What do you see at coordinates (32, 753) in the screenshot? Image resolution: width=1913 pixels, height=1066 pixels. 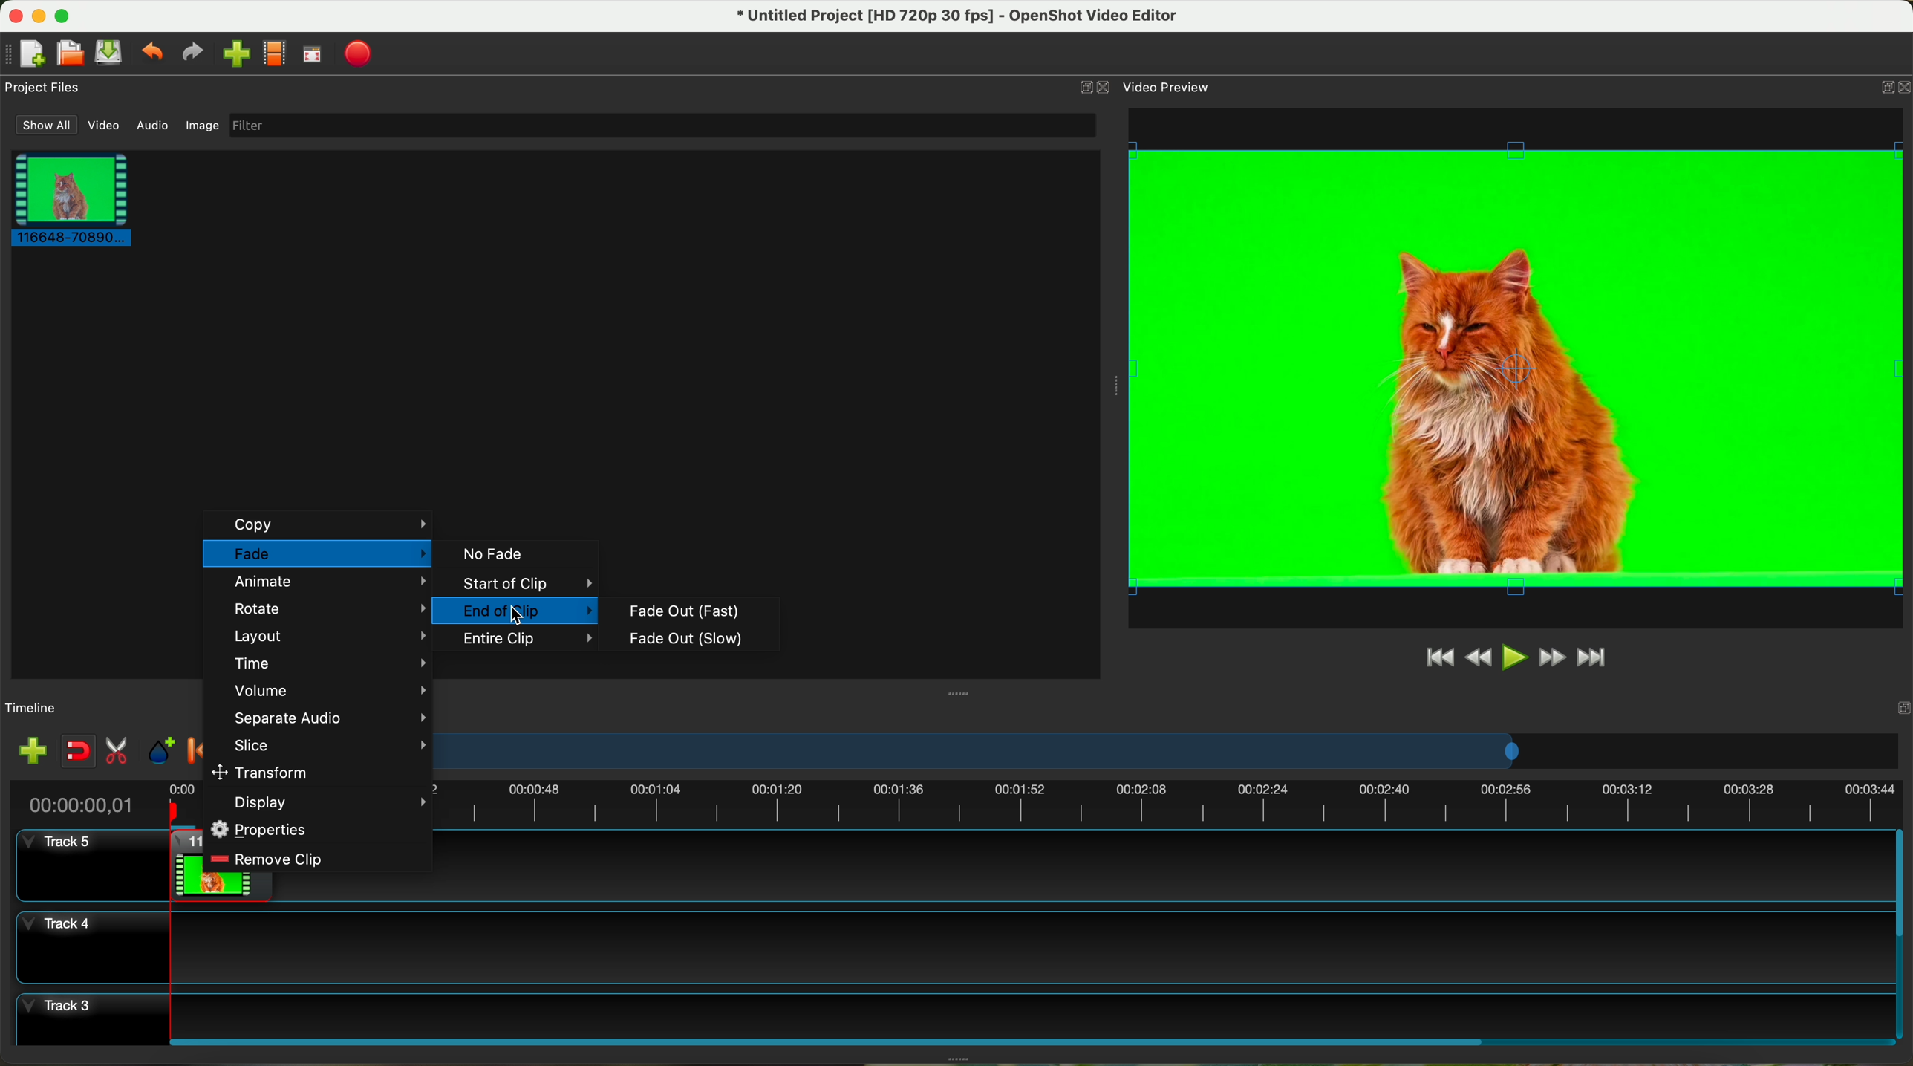 I see `import files` at bounding box center [32, 753].